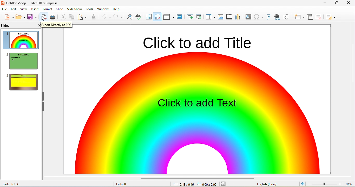  I want to click on default, so click(121, 184).